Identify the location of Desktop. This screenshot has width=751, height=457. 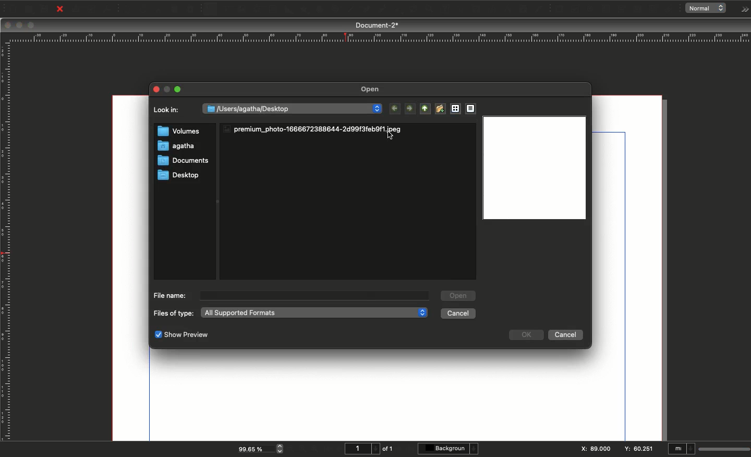
(179, 175).